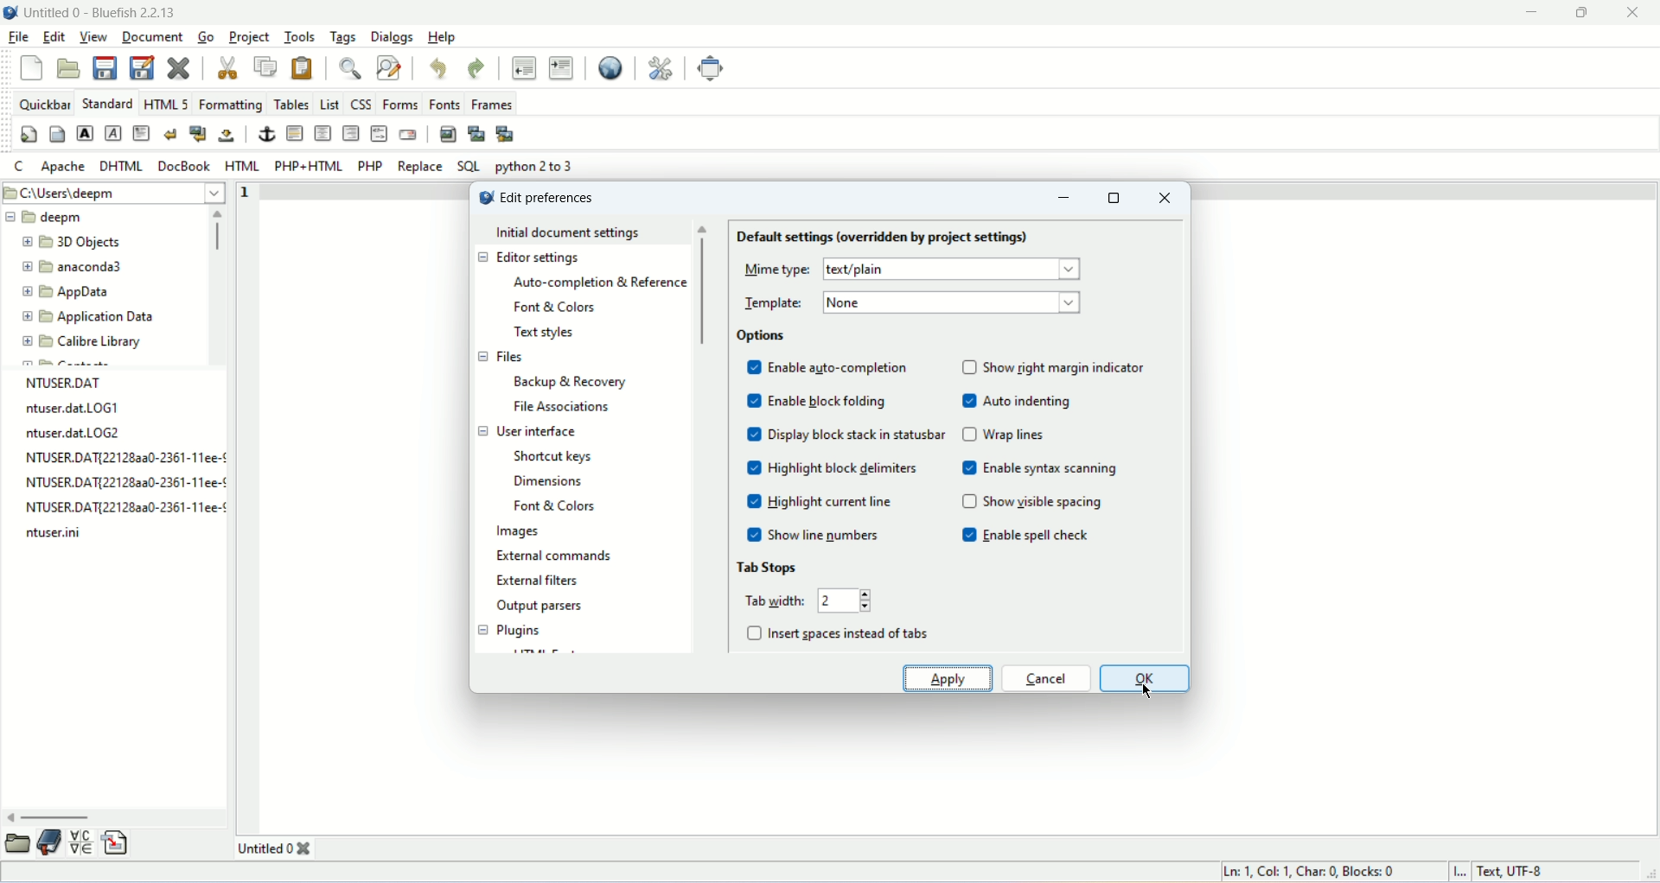 Image resolution: width=1660 pixels, height=883 pixels. Describe the element at coordinates (117, 842) in the screenshot. I see `snippet` at that location.